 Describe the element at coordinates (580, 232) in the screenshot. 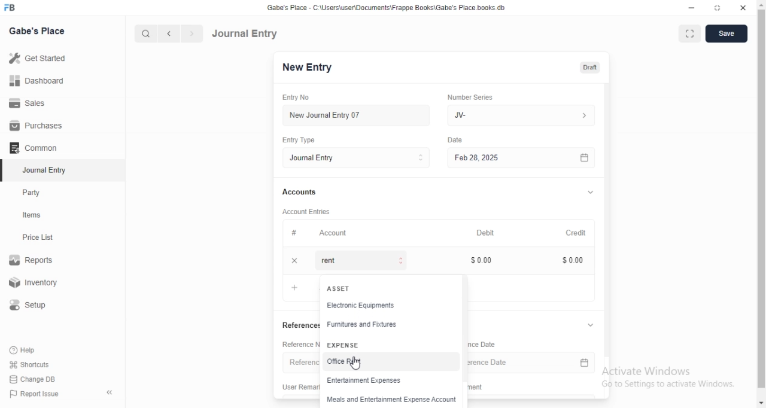

I see `Credit` at that location.